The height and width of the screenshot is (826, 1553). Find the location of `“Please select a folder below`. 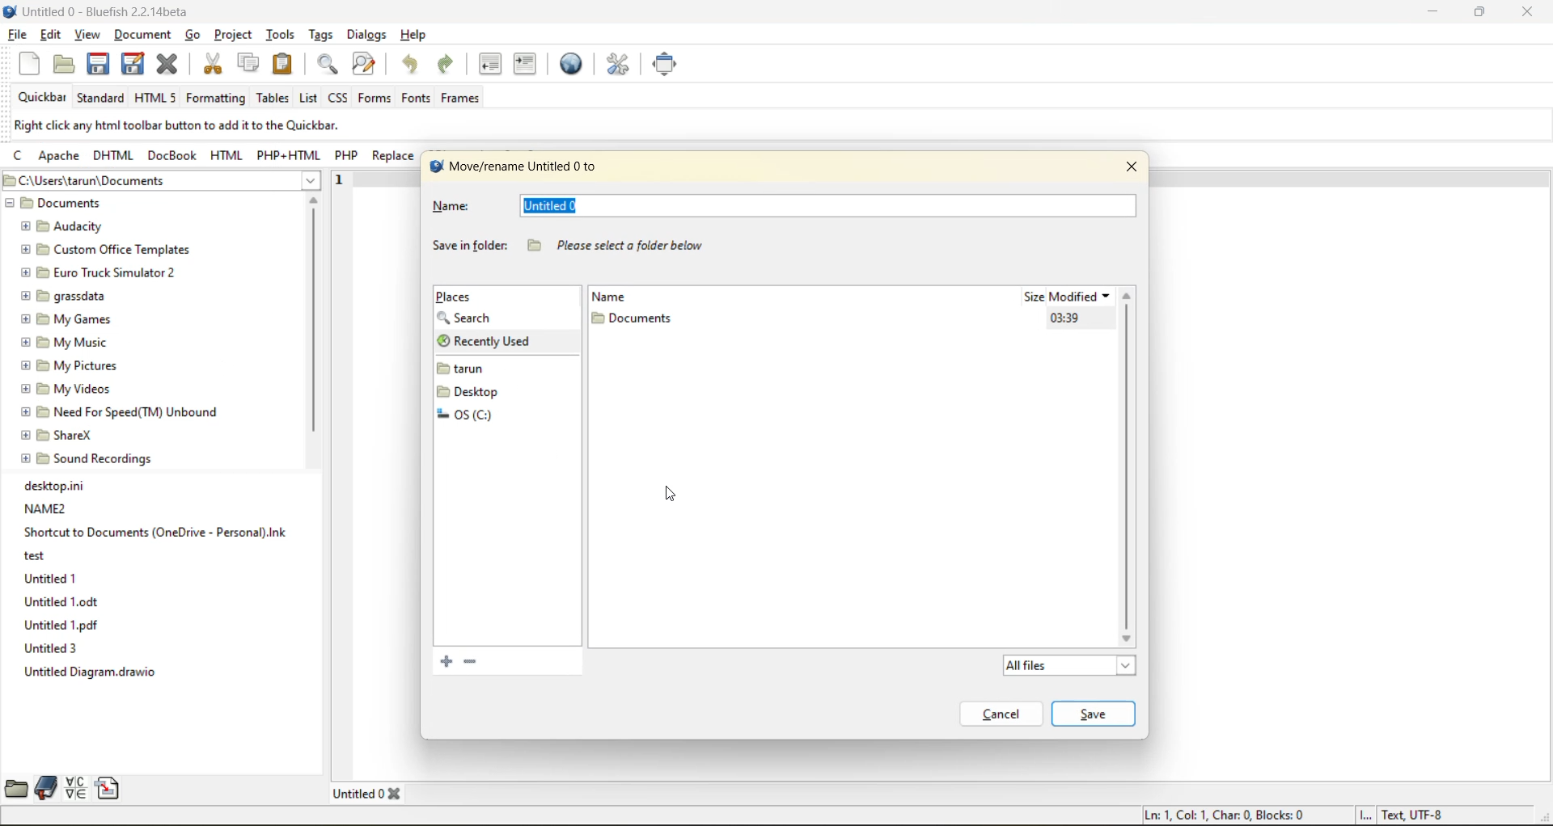

“Please select a folder below is located at coordinates (616, 241).